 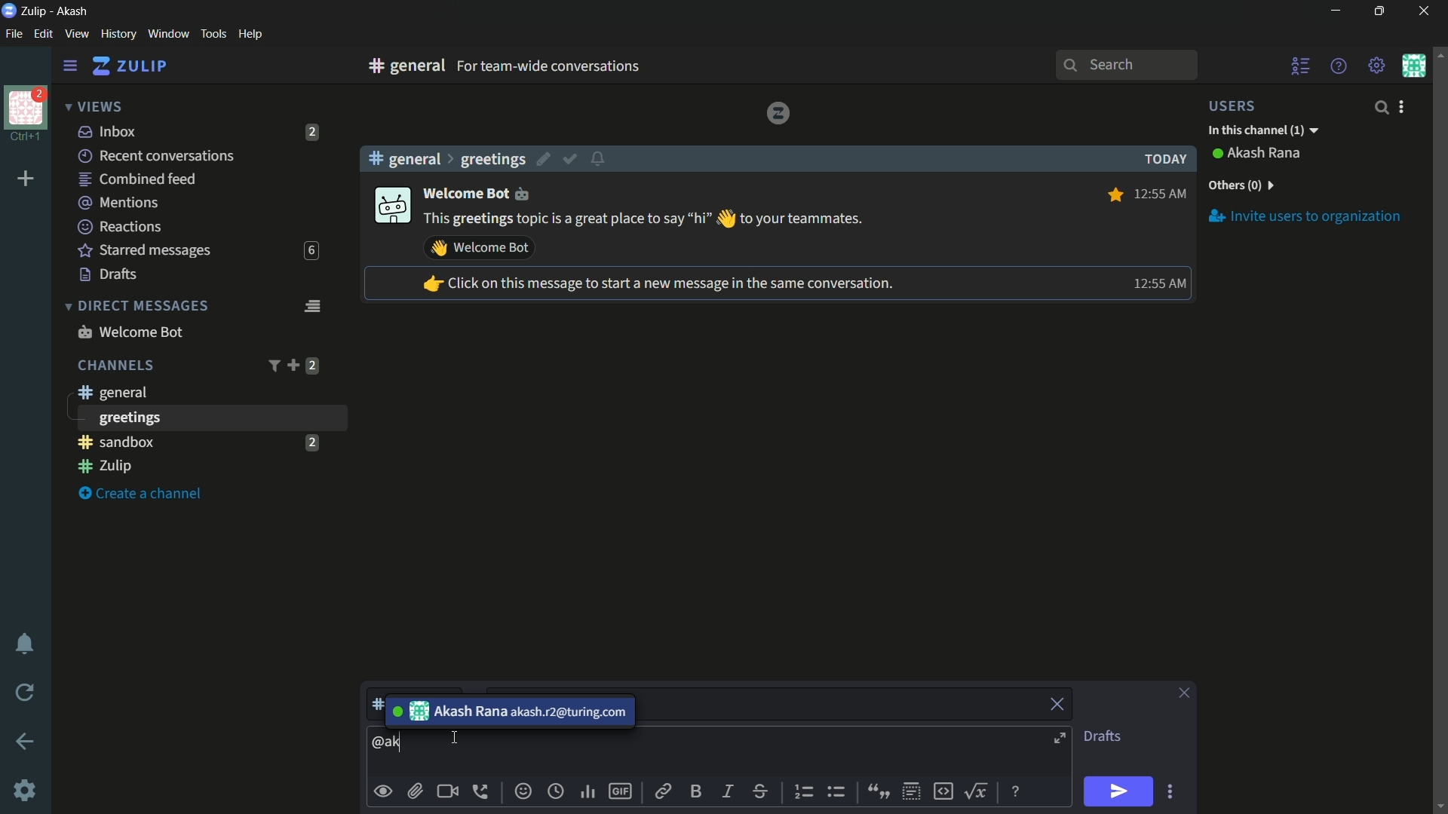 What do you see at coordinates (119, 226) in the screenshot?
I see `reactions` at bounding box center [119, 226].